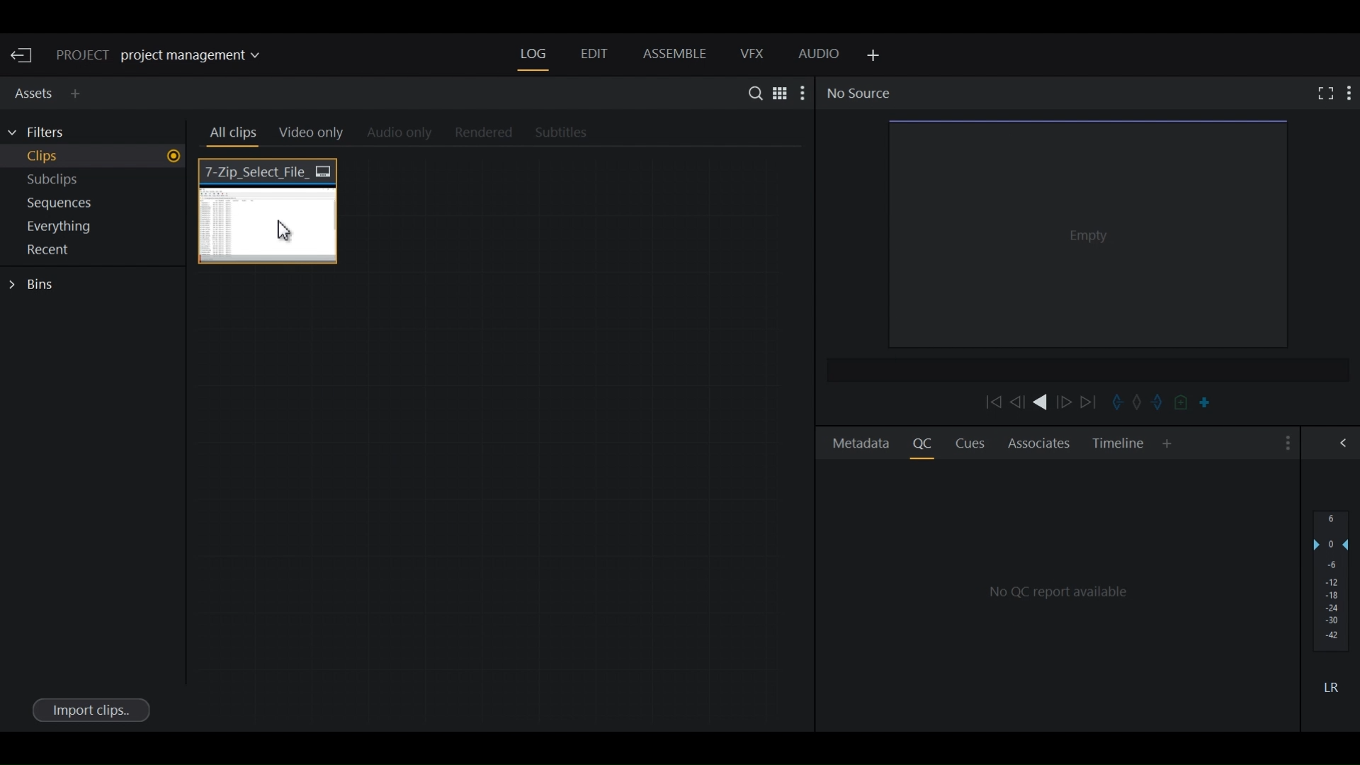 The height and width of the screenshot is (765, 1360). What do you see at coordinates (926, 443) in the screenshot?
I see `Quality Control` at bounding box center [926, 443].